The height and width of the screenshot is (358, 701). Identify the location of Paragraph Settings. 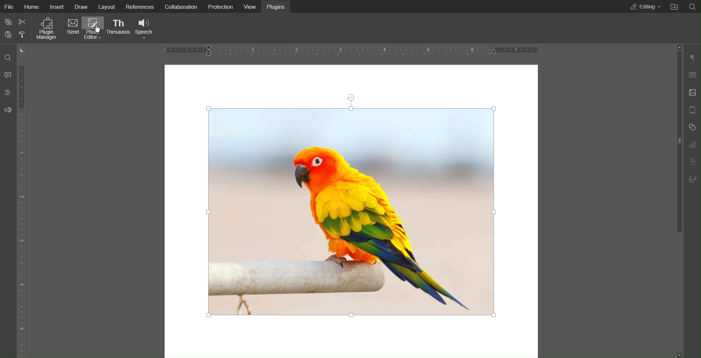
(692, 58).